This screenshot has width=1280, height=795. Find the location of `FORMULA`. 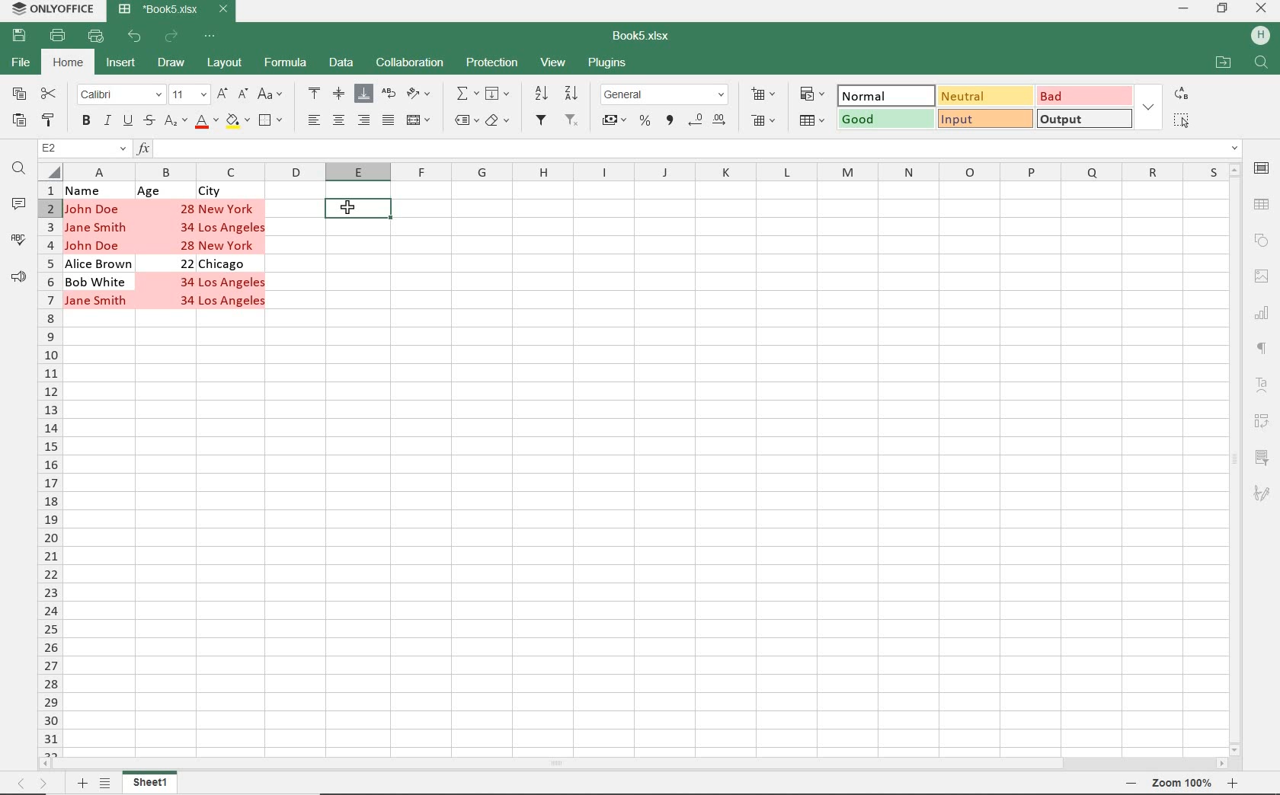

FORMULA is located at coordinates (286, 65).